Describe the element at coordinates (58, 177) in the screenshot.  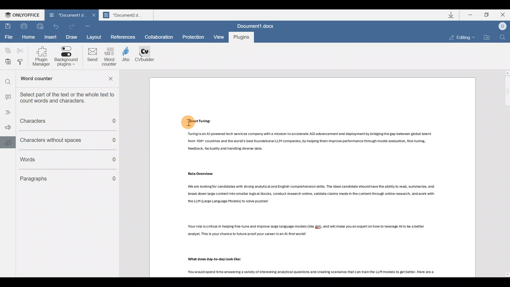
I see `Paragraphs count` at that location.